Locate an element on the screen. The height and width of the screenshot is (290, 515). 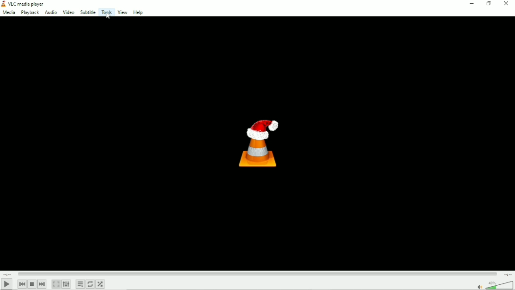
Previous is located at coordinates (22, 284).